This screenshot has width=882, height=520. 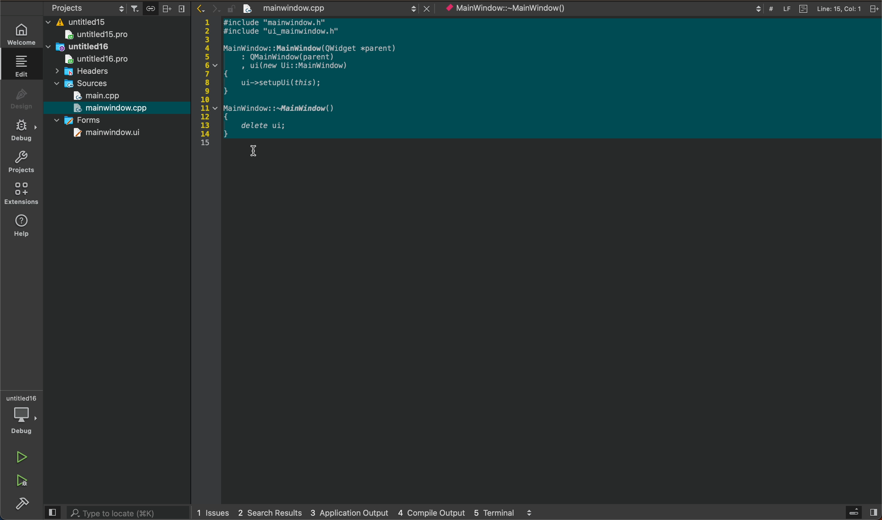 I want to click on sources, so click(x=86, y=84).